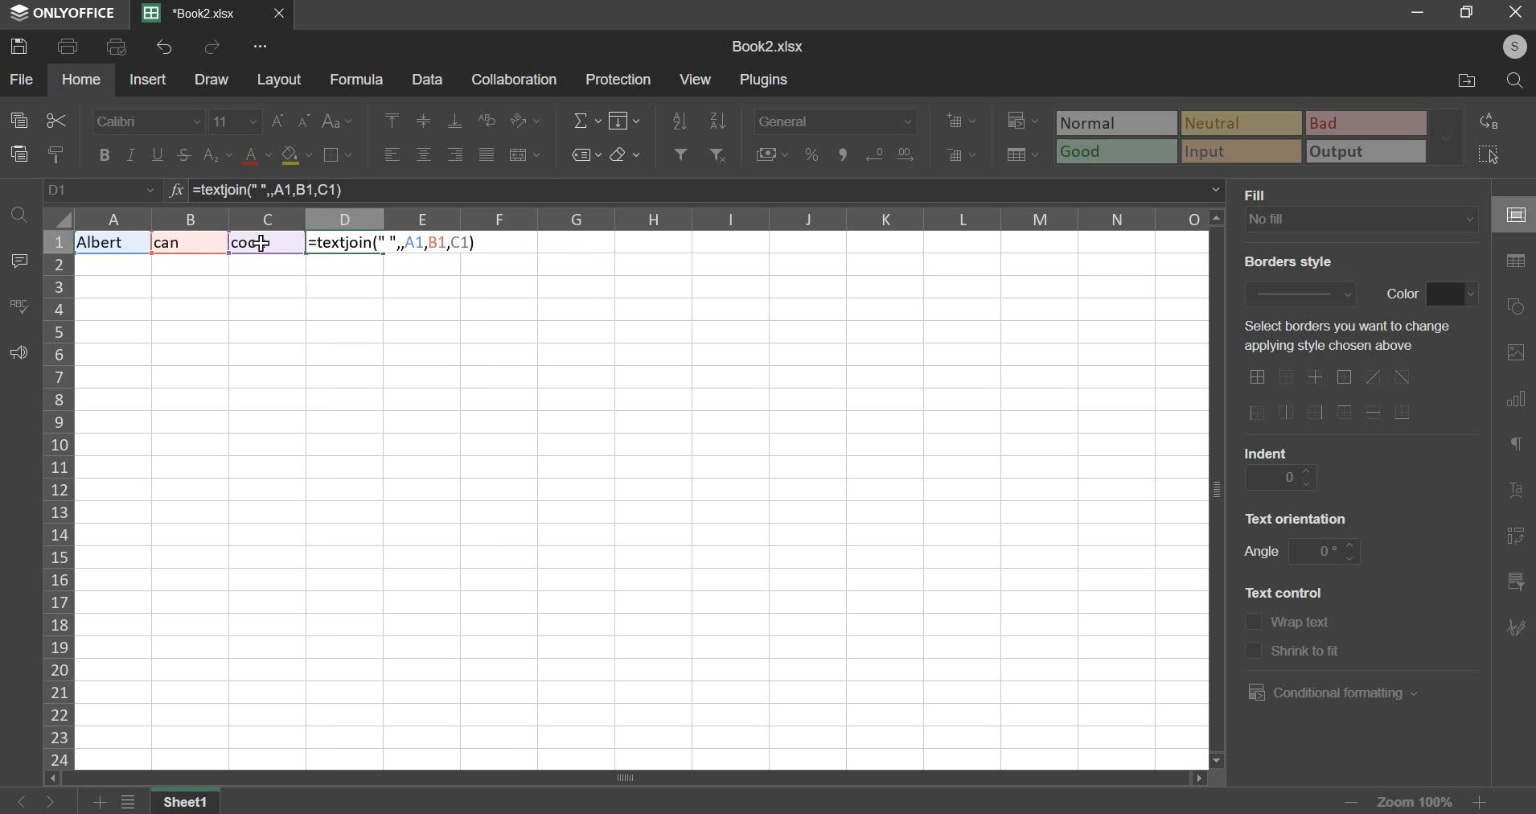 The image size is (1536, 814). Describe the element at coordinates (117, 47) in the screenshot. I see `print preview` at that location.